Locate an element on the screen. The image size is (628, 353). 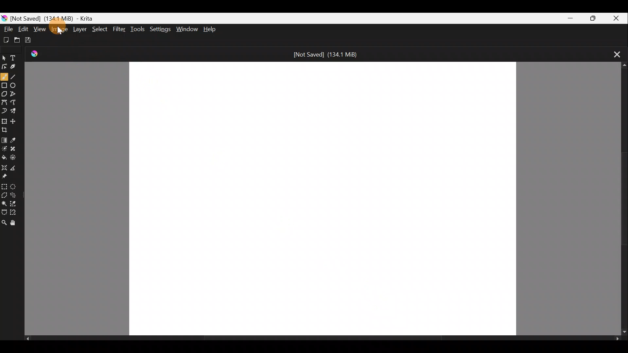
Measure the distance between two points is located at coordinates (15, 168).